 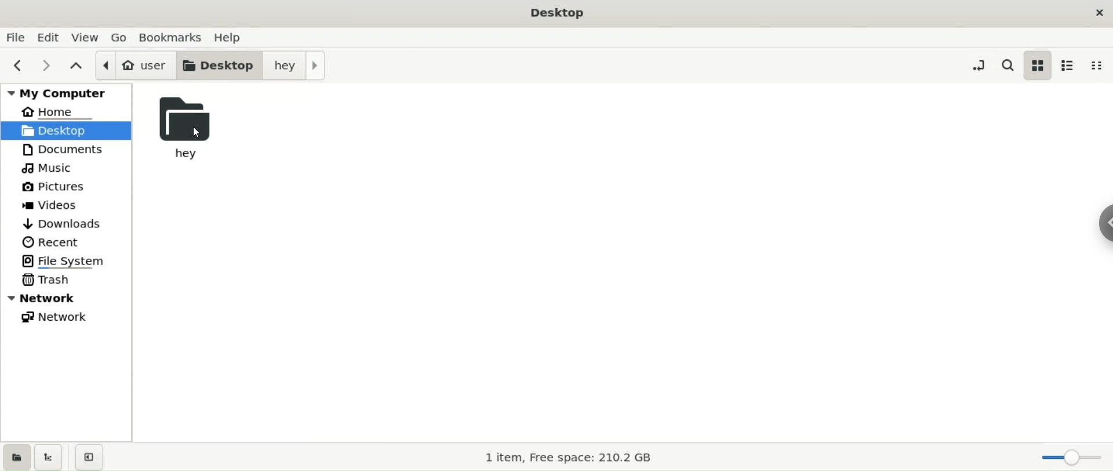 What do you see at coordinates (48, 167) in the screenshot?
I see `music` at bounding box center [48, 167].